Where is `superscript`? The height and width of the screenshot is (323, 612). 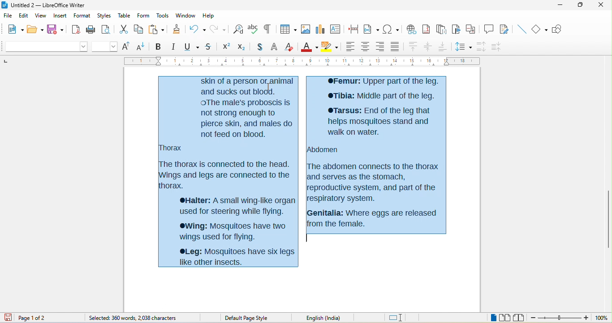 superscript is located at coordinates (227, 47).